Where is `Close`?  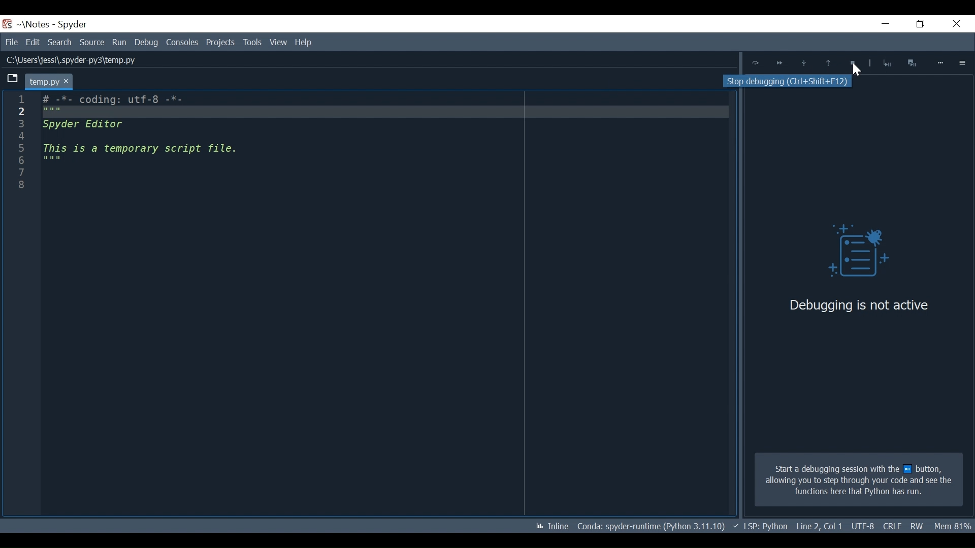
Close is located at coordinates (954, 25).